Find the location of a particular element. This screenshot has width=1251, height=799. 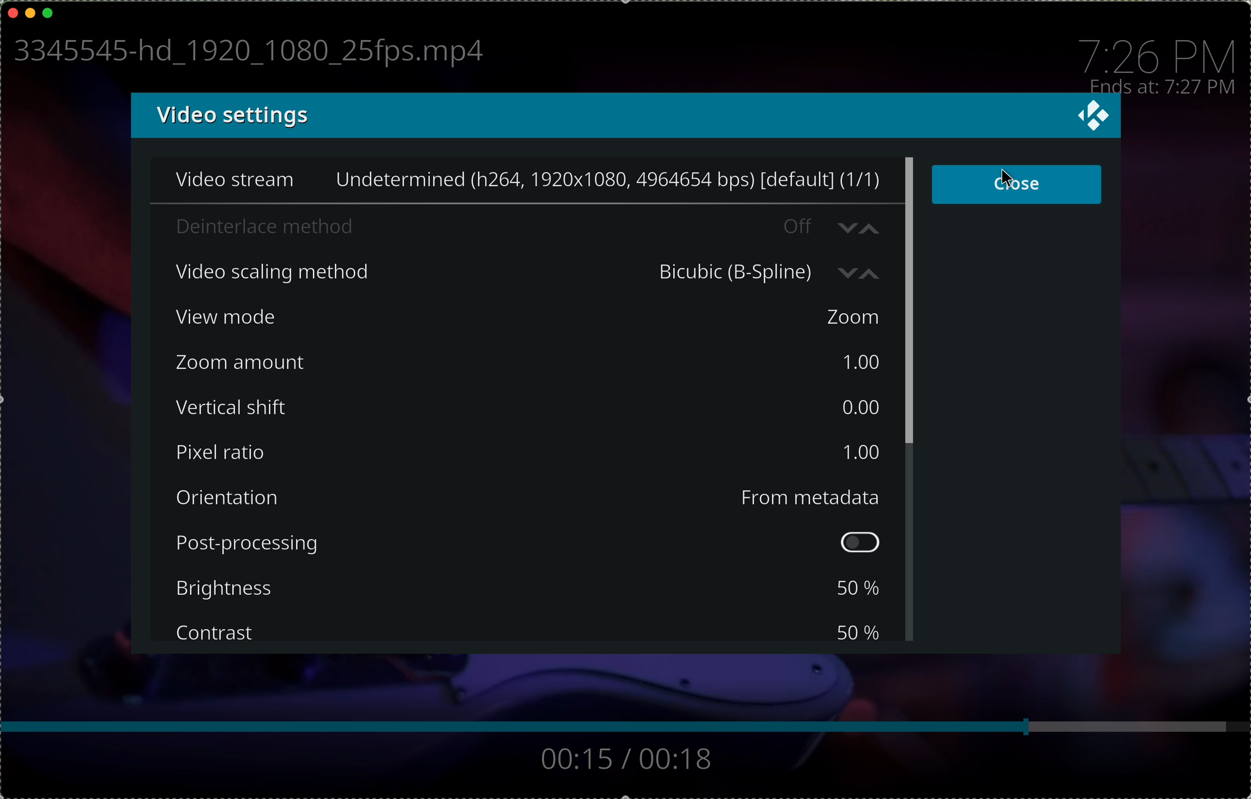

video settings is located at coordinates (230, 115).